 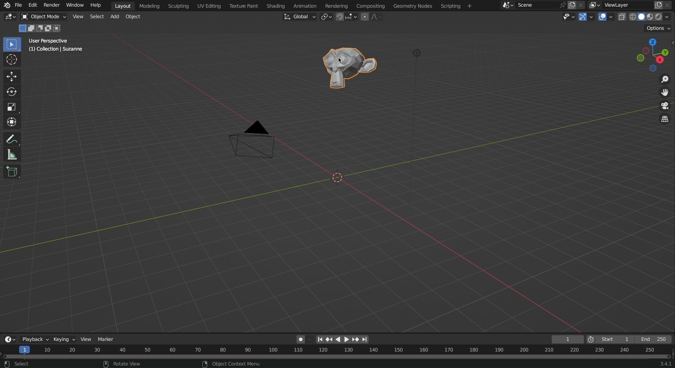 What do you see at coordinates (23, 28) in the screenshot?
I see `set a new selection` at bounding box center [23, 28].